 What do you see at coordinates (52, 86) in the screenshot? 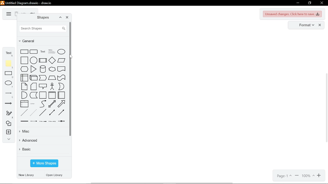
I see `actor` at bounding box center [52, 86].